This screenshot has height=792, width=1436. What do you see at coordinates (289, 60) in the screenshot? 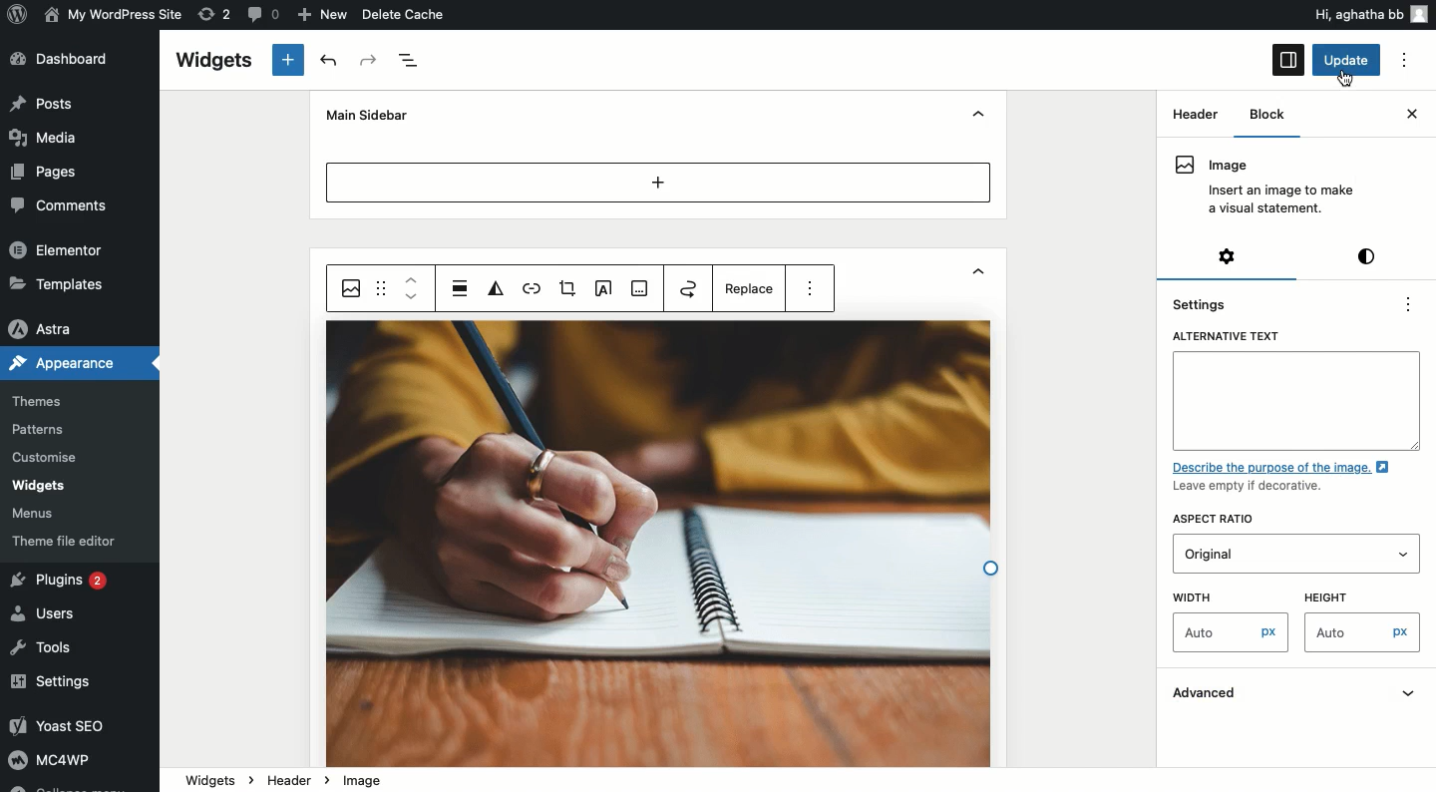
I see `New block` at bounding box center [289, 60].